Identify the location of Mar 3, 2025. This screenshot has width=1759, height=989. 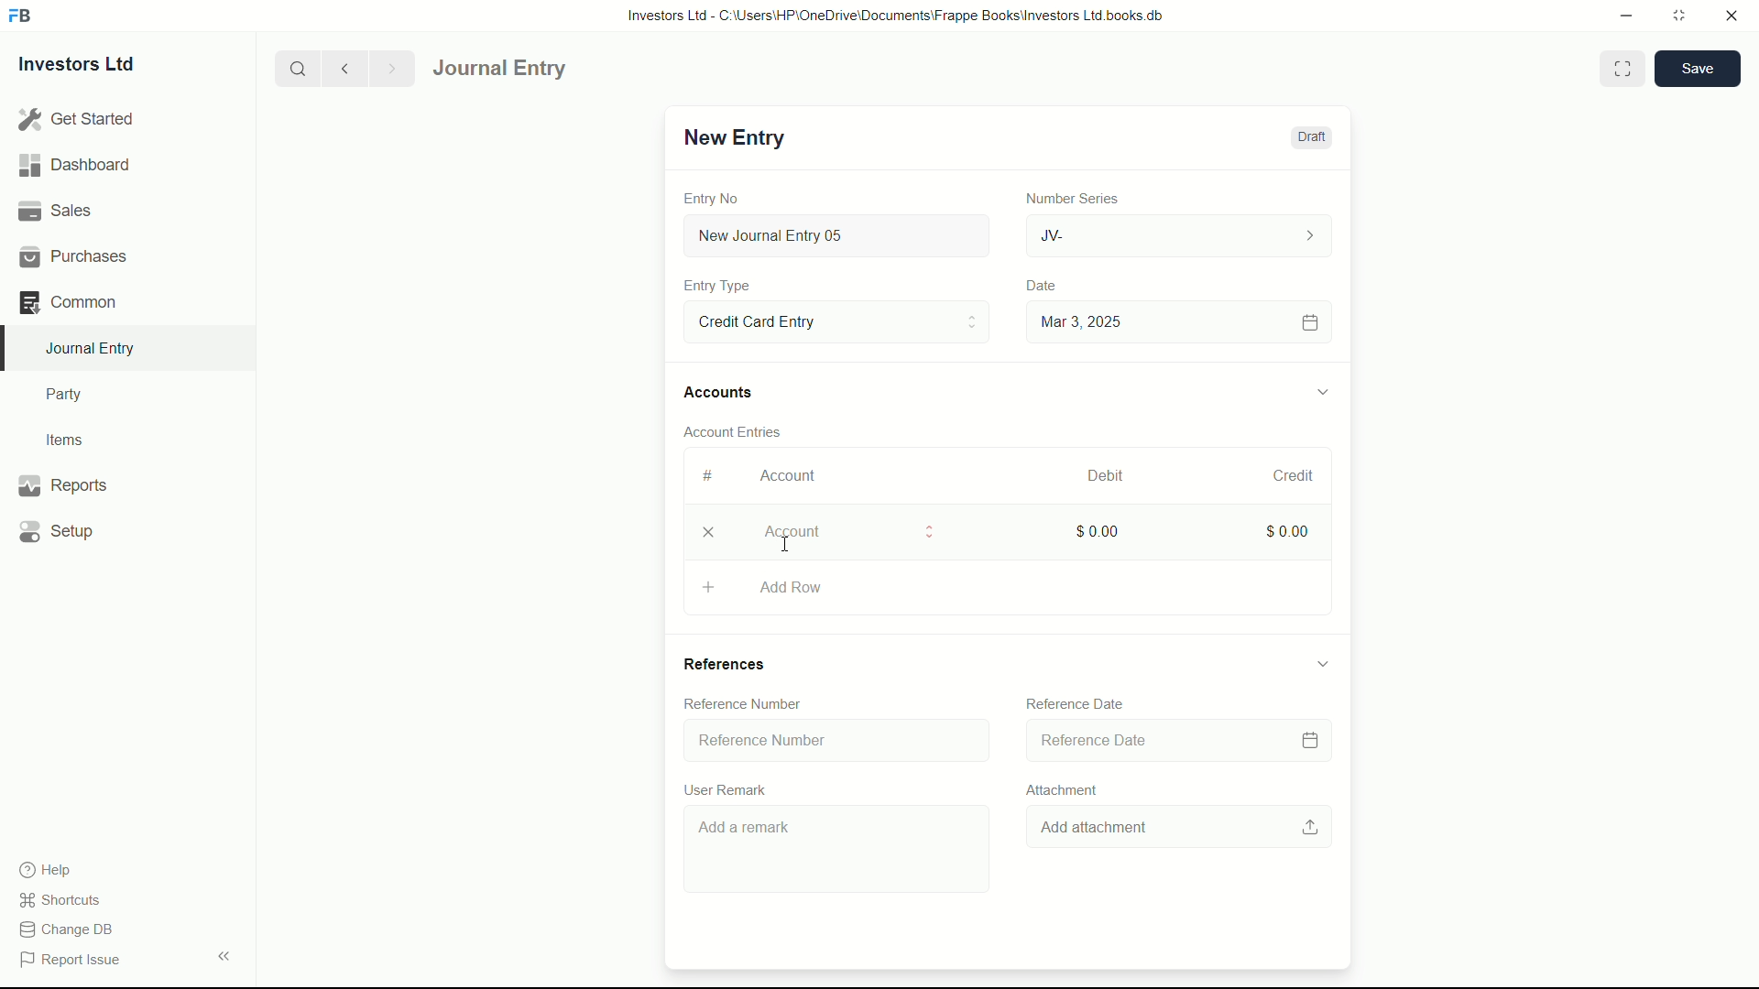
(1176, 321).